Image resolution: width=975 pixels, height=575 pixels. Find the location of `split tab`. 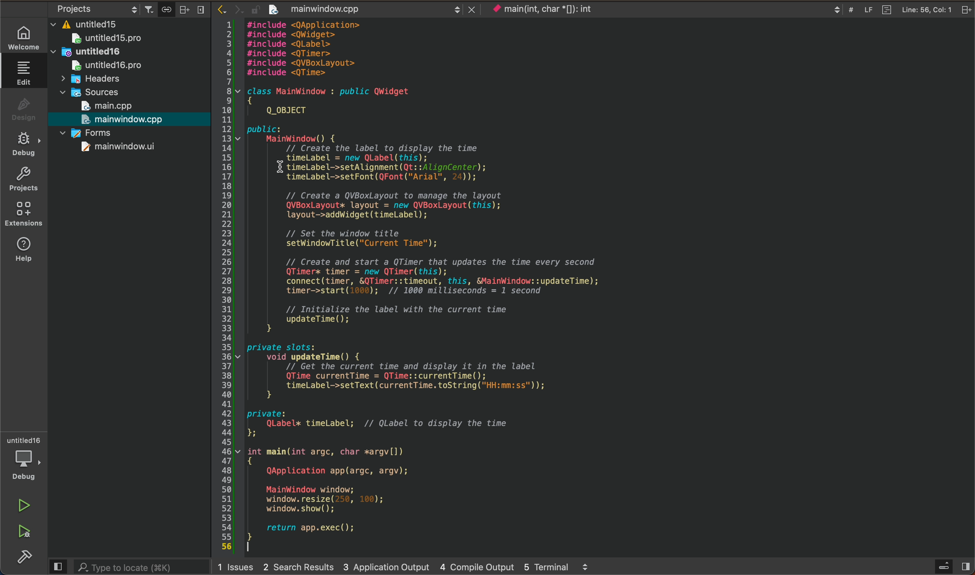

split tab is located at coordinates (966, 10).